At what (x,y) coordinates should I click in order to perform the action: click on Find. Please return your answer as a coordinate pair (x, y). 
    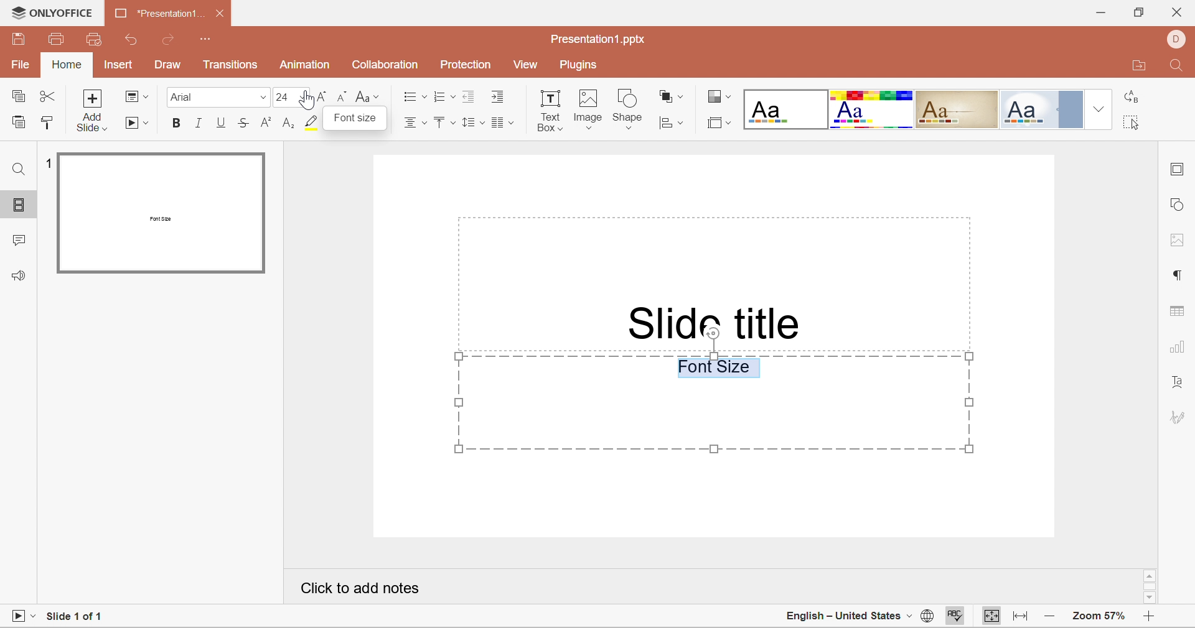
    Looking at the image, I should click on (1179, 66).